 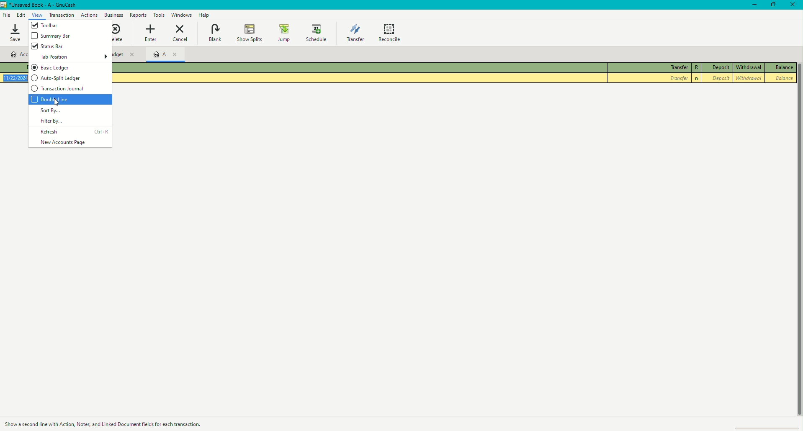 What do you see at coordinates (697, 68) in the screenshot?
I see `R` at bounding box center [697, 68].